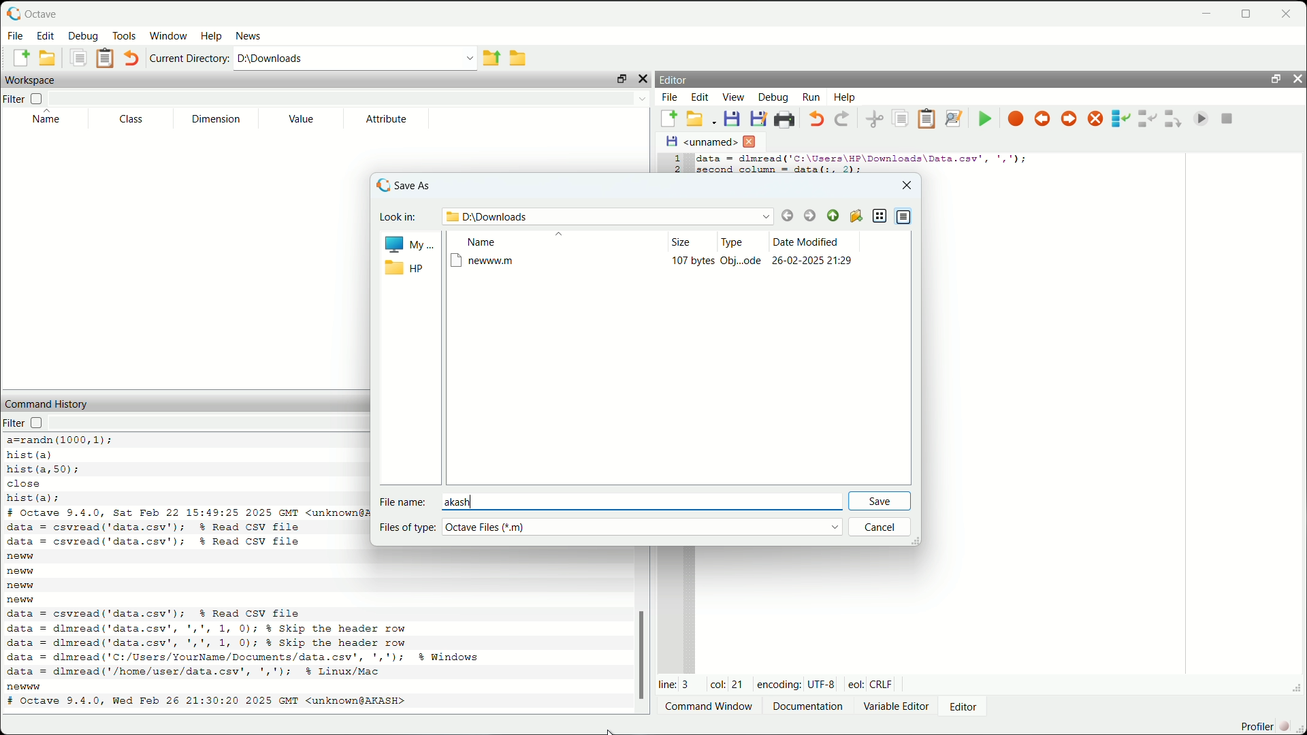 Image resolution: width=1307 pixels, height=735 pixels. What do you see at coordinates (815, 121) in the screenshot?
I see `undo` at bounding box center [815, 121].